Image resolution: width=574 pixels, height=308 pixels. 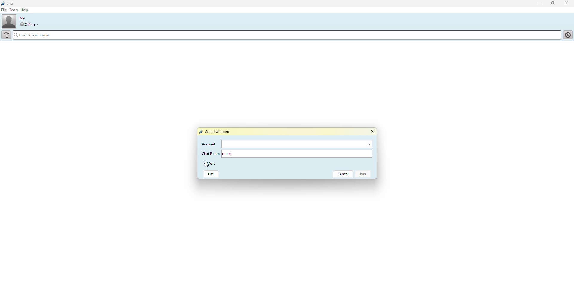 I want to click on typing cursor, so click(x=231, y=155).